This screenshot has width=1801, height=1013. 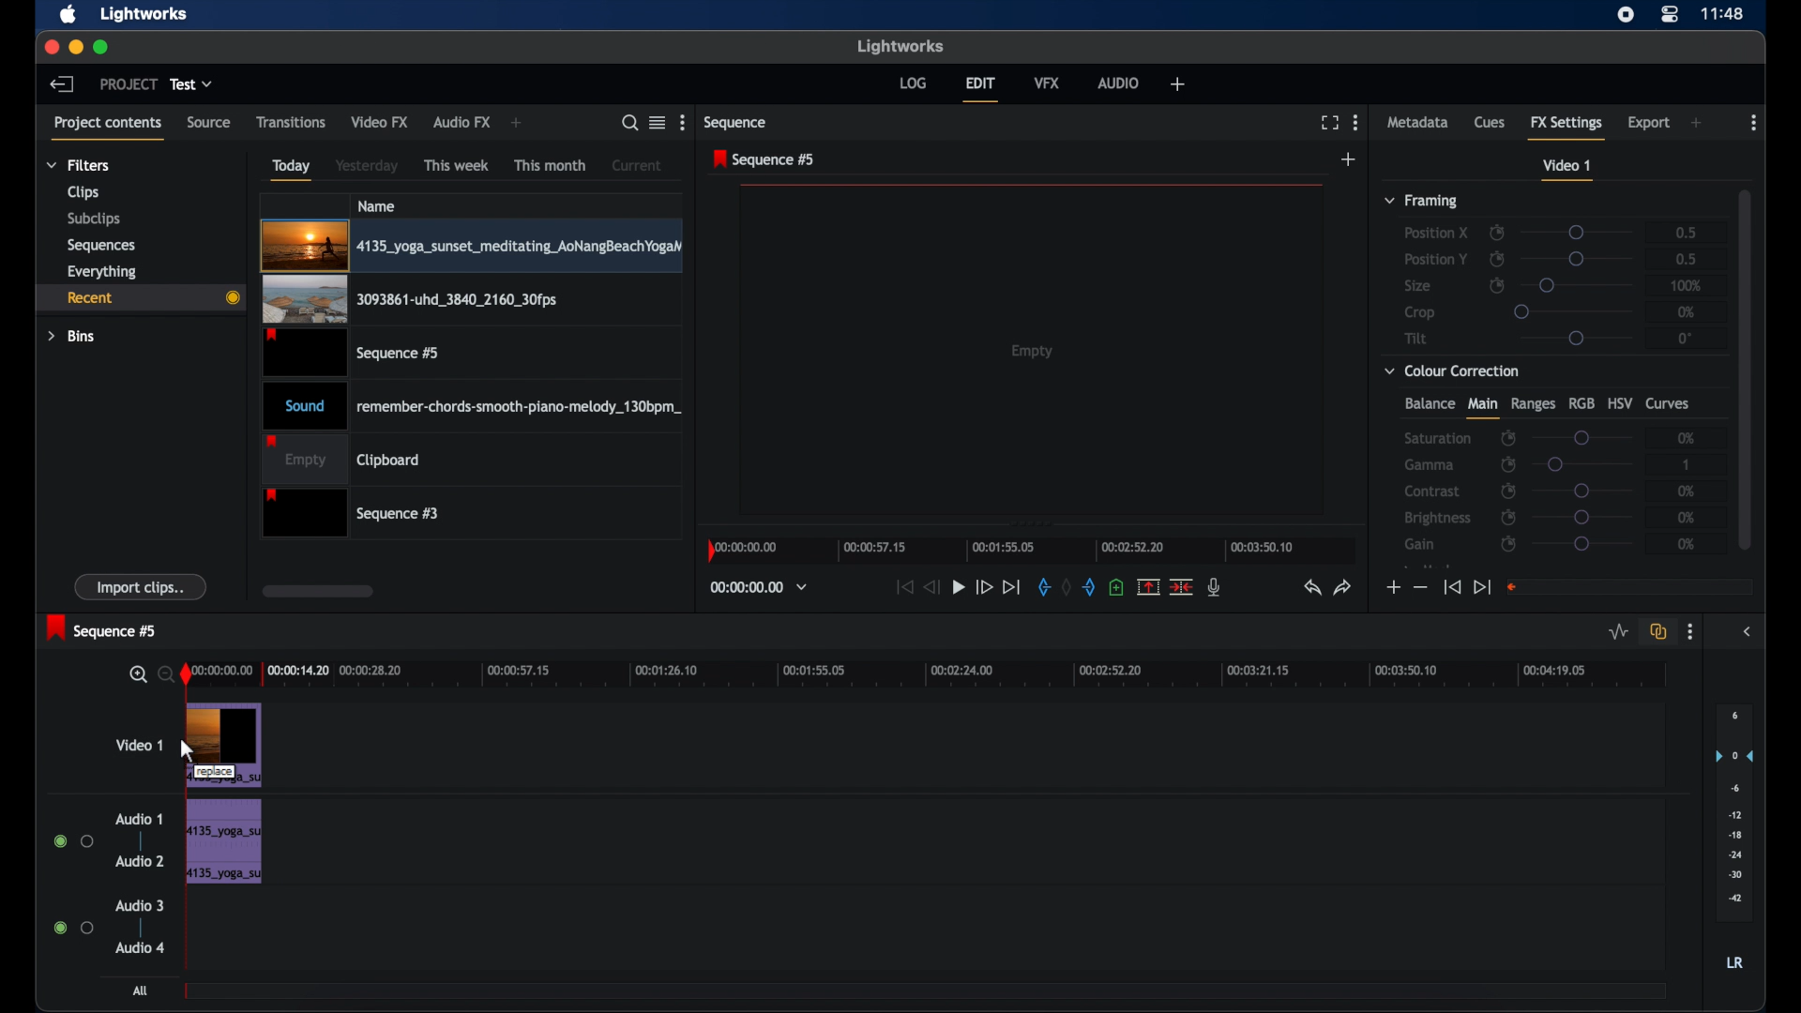 What do you see at coordinates (1012, 586) in the screenshot?
I see `jump to end` at bounding box center [1012, 586].